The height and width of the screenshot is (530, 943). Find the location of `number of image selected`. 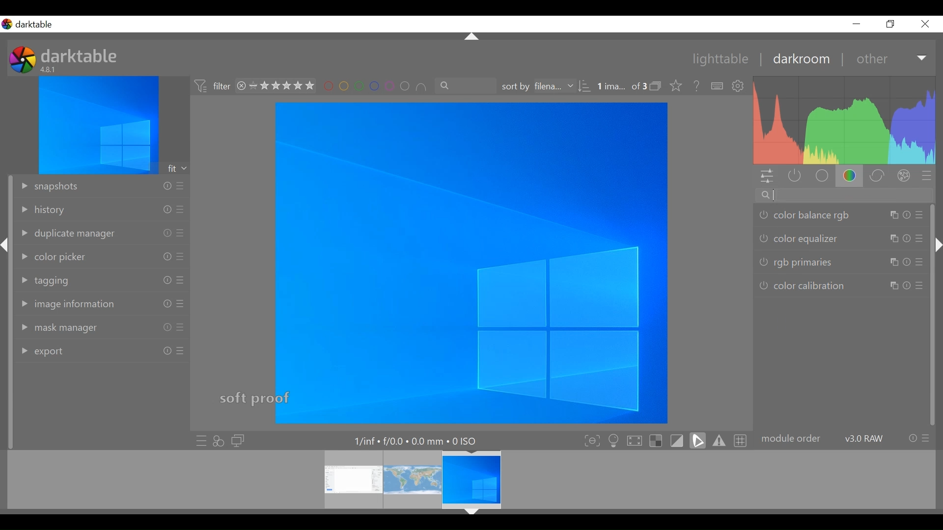

number of image selected is located at coordinates (621, 87).